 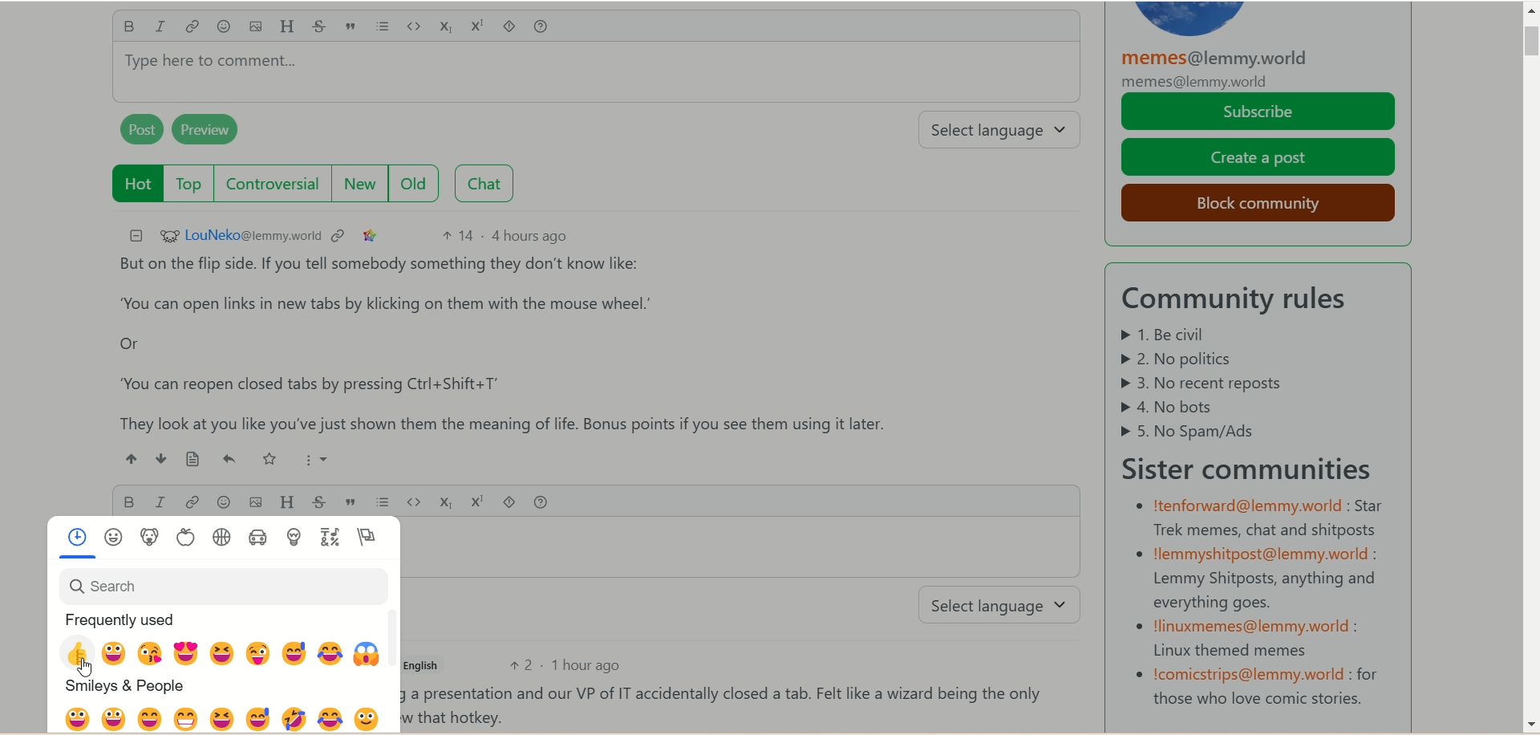 I want to click on hot, so click(x=131, y=183).